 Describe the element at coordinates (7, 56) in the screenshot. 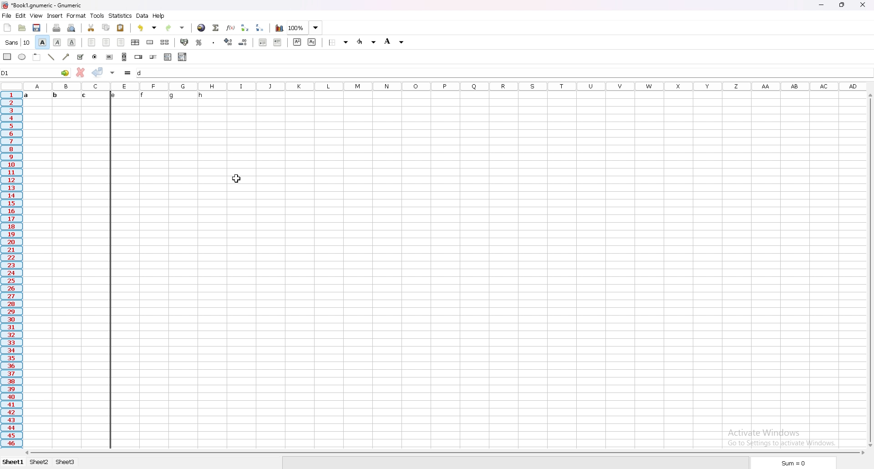

I see `rectangle` at that location.